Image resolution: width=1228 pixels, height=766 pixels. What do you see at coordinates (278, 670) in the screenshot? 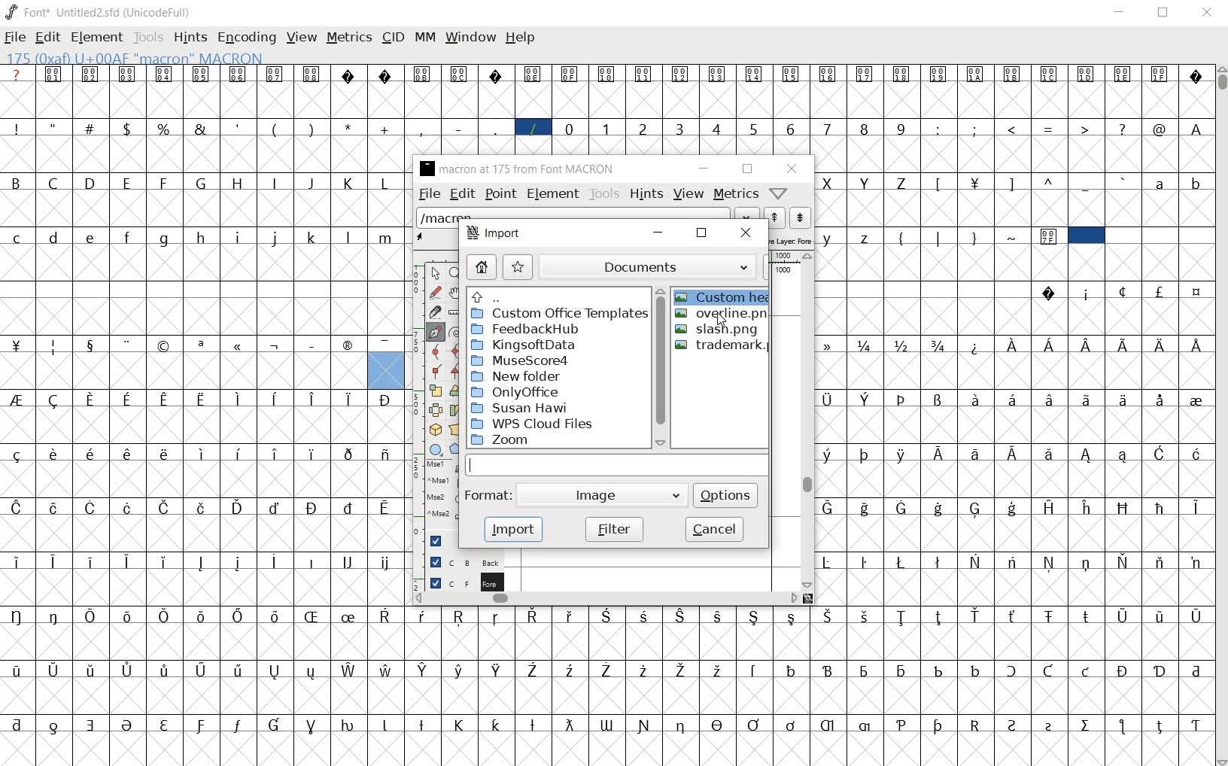
I see `Symbol` at bounding box center [278, 670].